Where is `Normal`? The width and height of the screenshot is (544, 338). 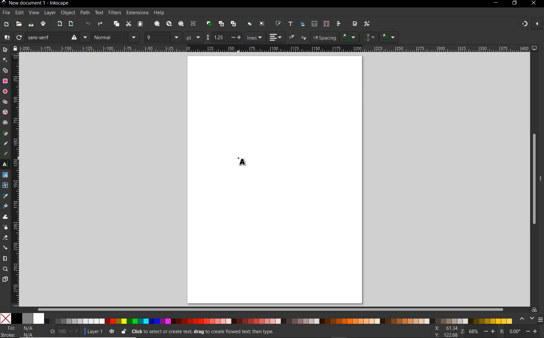
Normal is located at coordinates (109, 37).